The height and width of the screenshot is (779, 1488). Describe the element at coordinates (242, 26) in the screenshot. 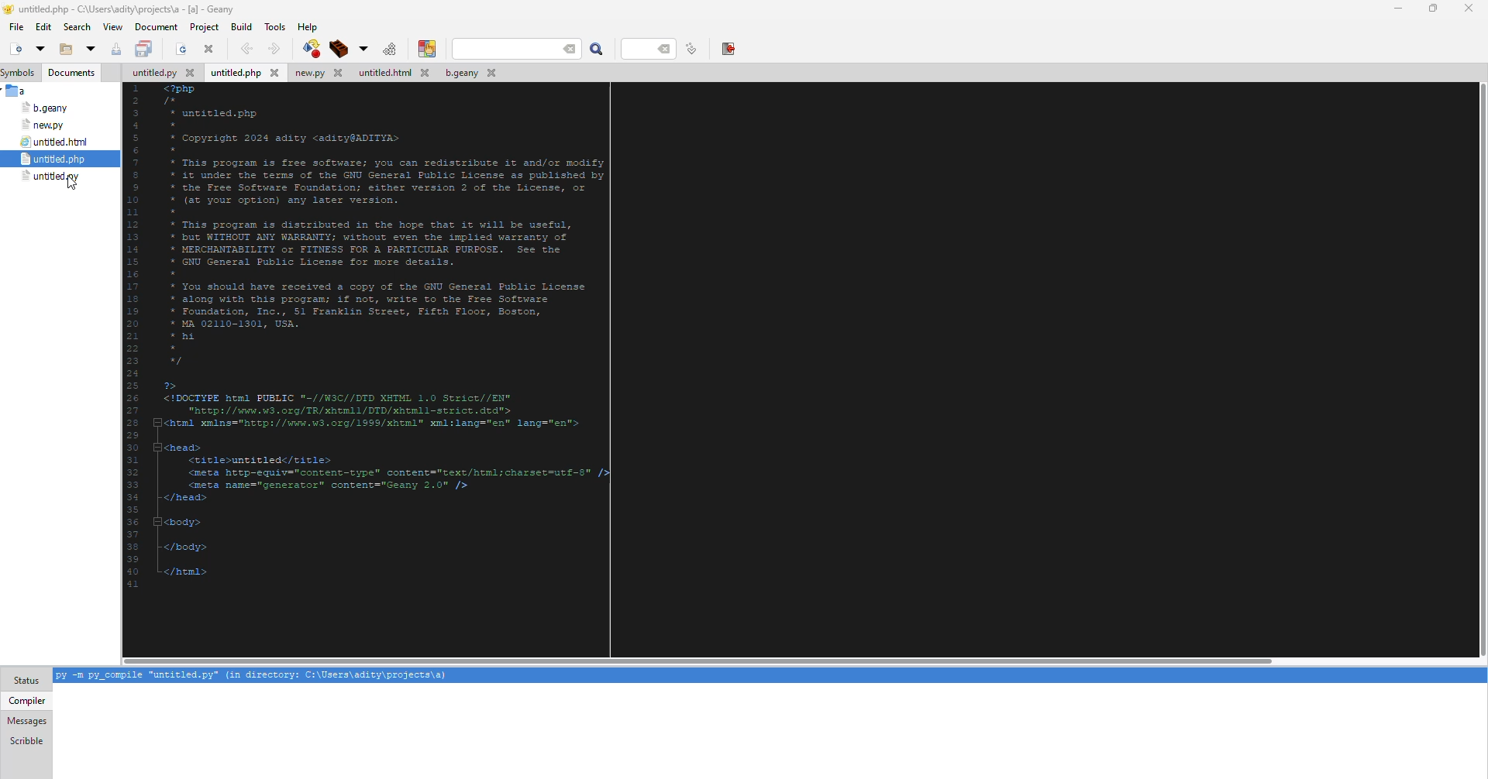

I see `build` at that location.